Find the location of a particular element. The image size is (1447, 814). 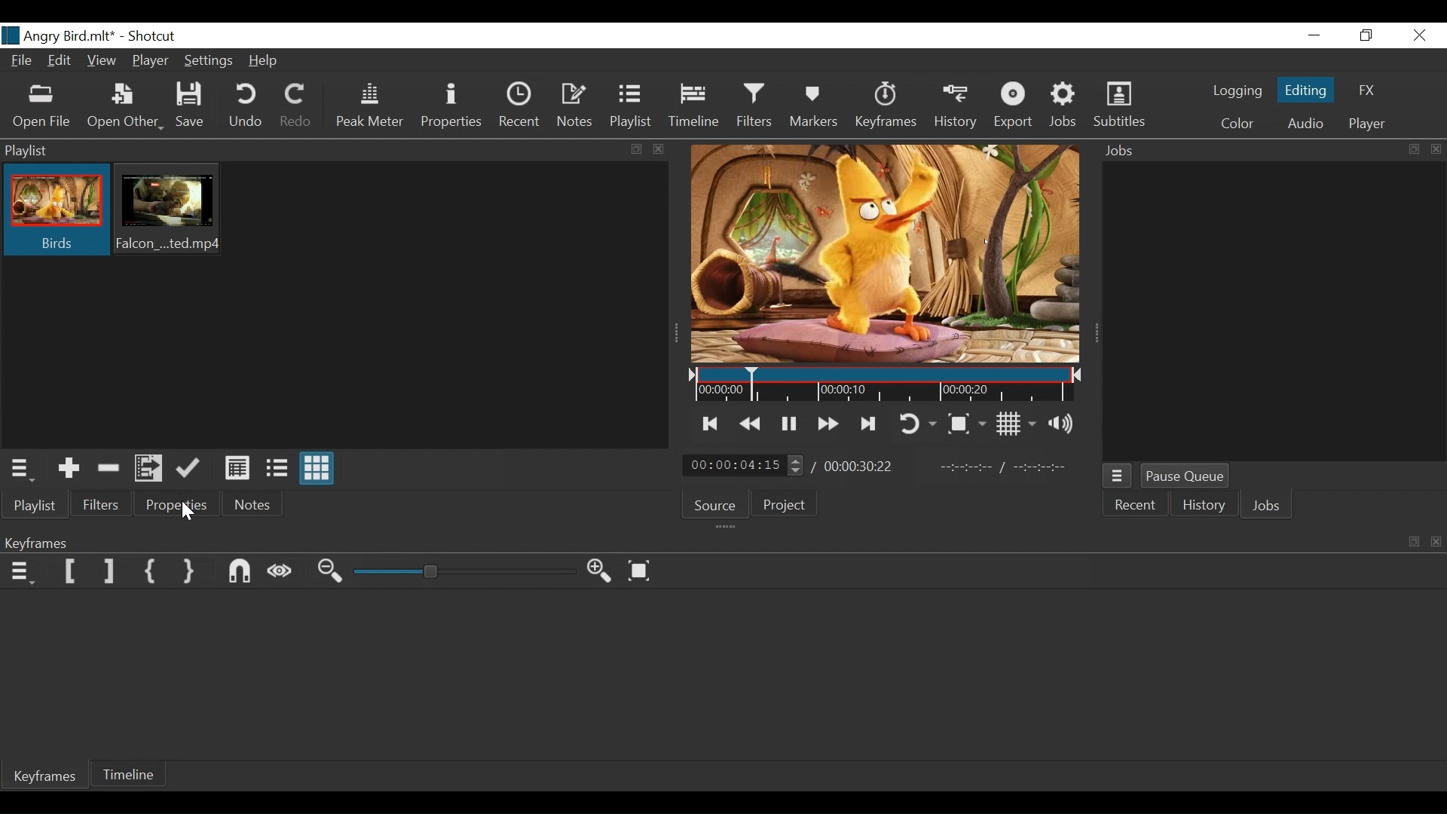

Scrub while dragging is located at coordinates (283, 571).